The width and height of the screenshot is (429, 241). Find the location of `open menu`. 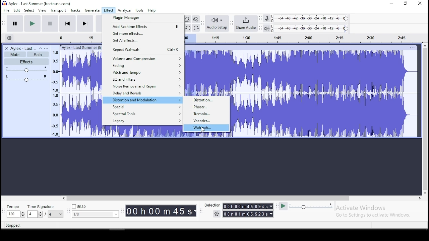

open menu is located at coordinates (47, 48).